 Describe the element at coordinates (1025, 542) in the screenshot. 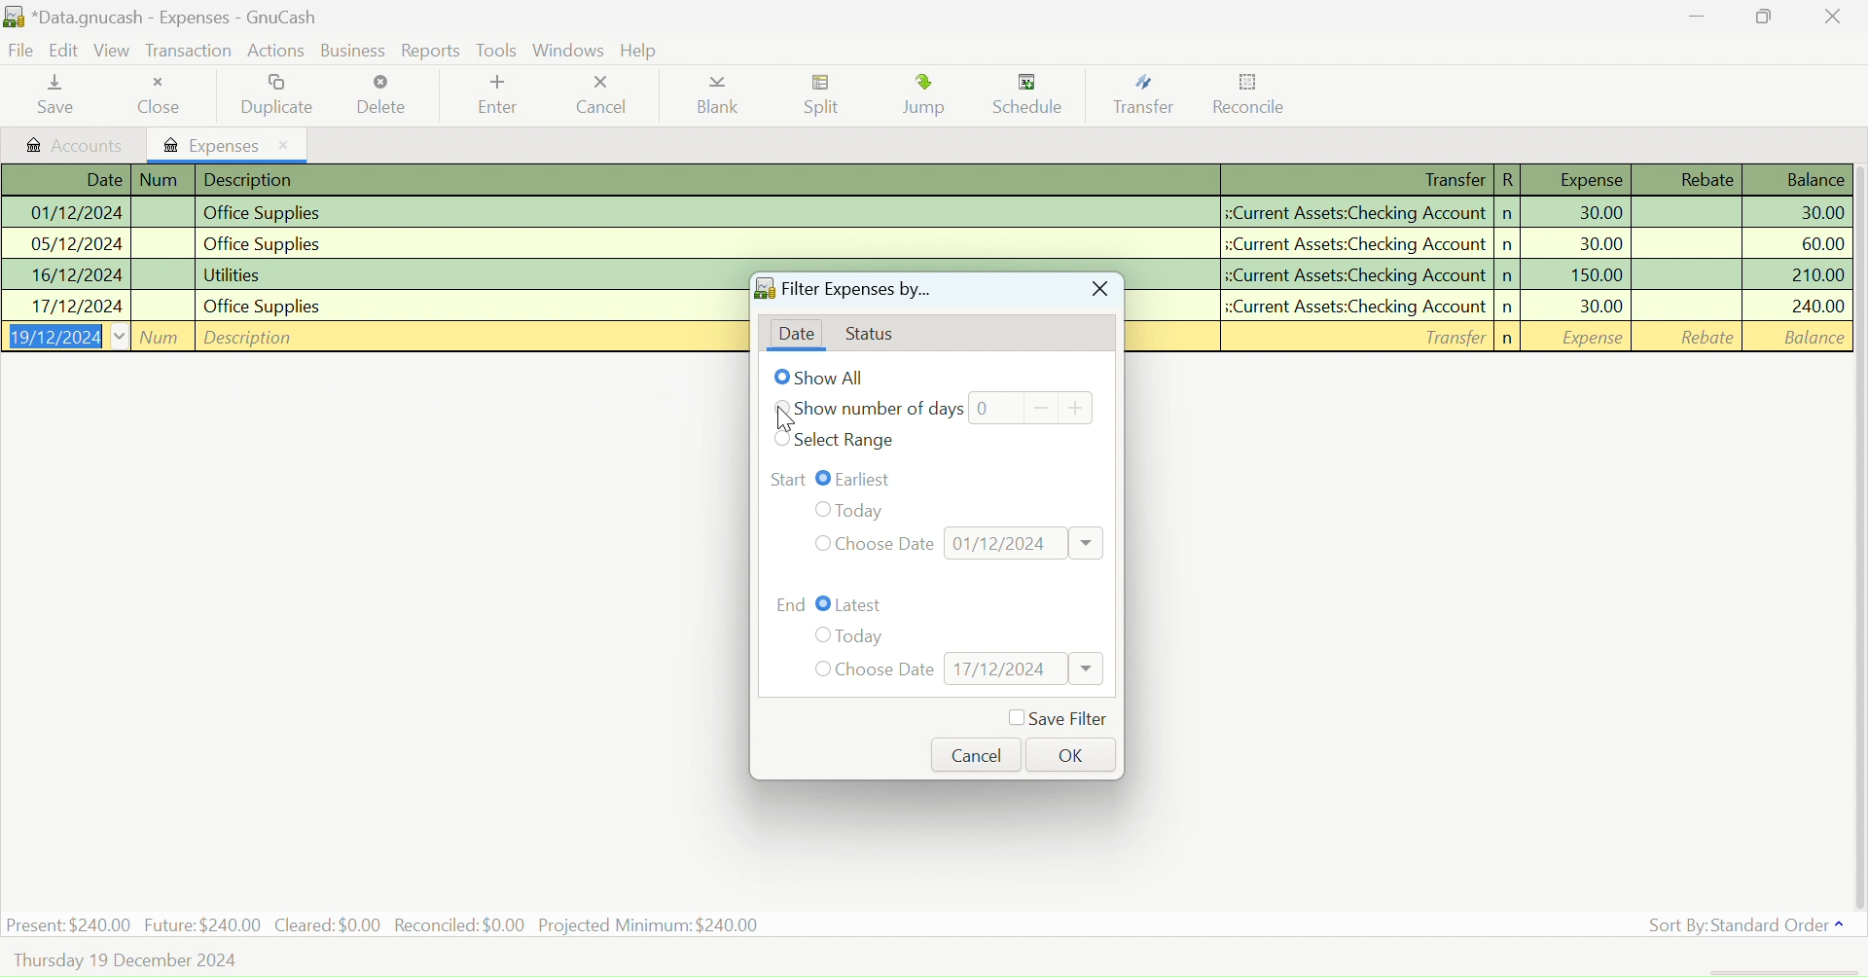

I see `Date Input` at that location.